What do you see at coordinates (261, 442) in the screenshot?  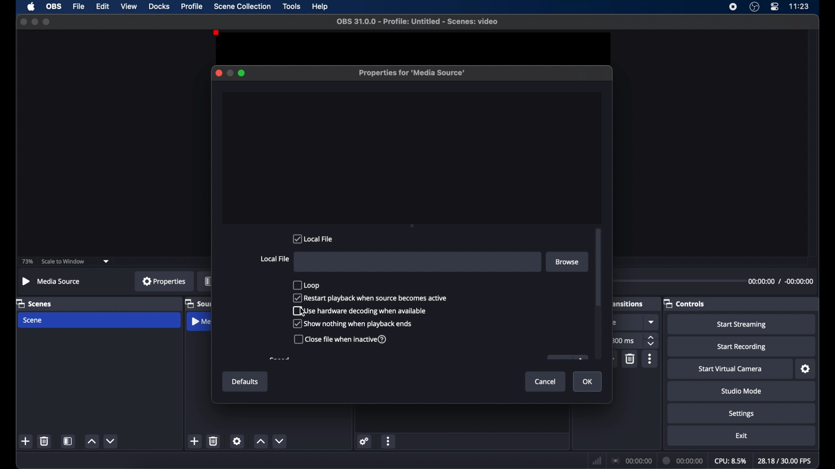 I see `increment` at bounding box center [261, 442].